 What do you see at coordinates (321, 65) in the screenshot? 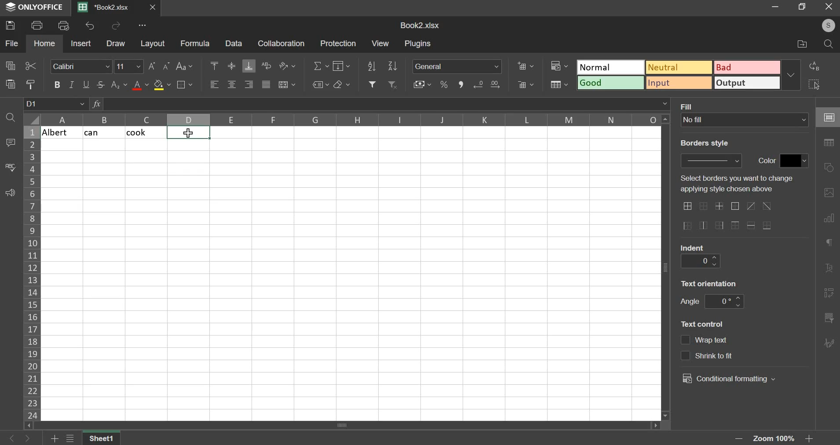
I see `sum` at bounding box center [321, 65].